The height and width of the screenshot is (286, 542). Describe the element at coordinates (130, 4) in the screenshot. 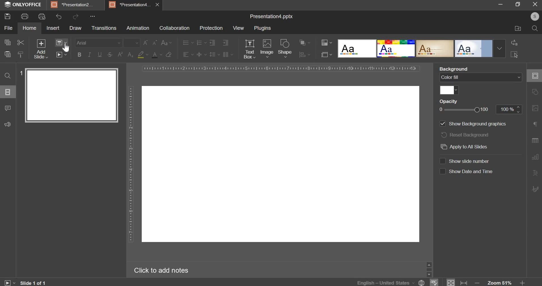

I see `presentation4...` at that location.